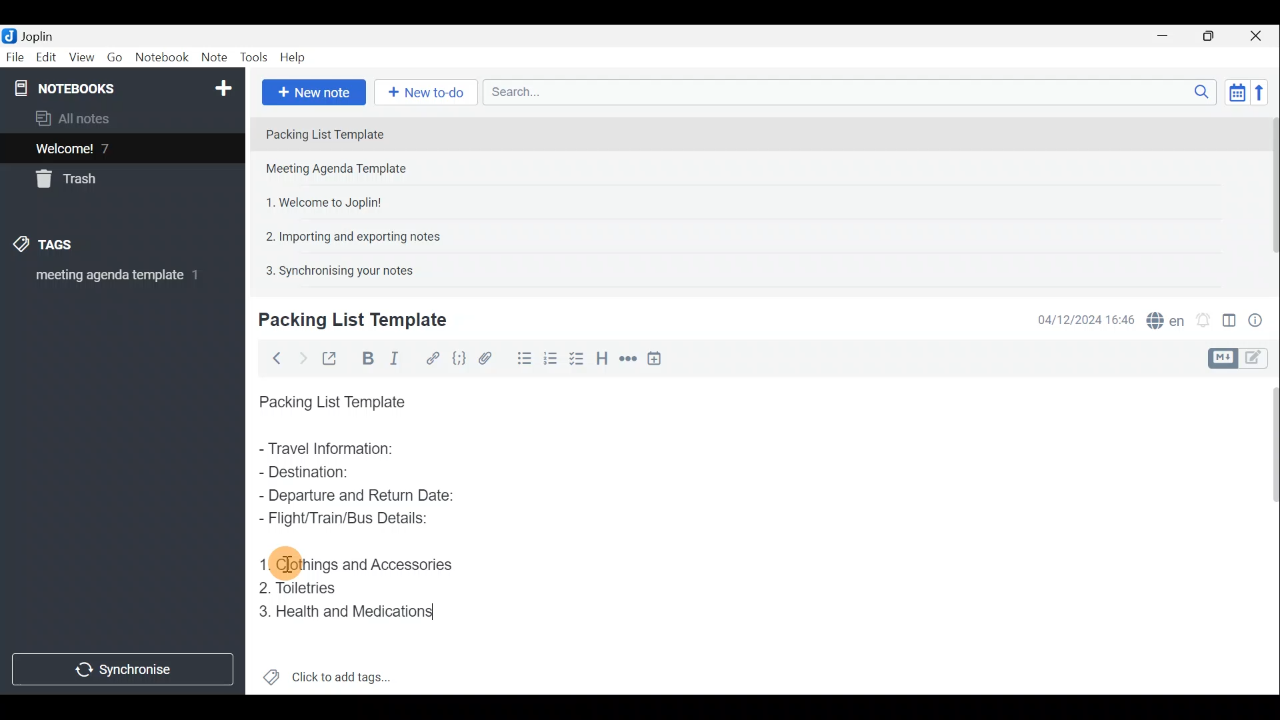 This screenshot has height=720, width=1280. What do you see at coordinates (1268, 534) in the screenshot?
I see `Scroll bar` at bounding box center [1268, 534].